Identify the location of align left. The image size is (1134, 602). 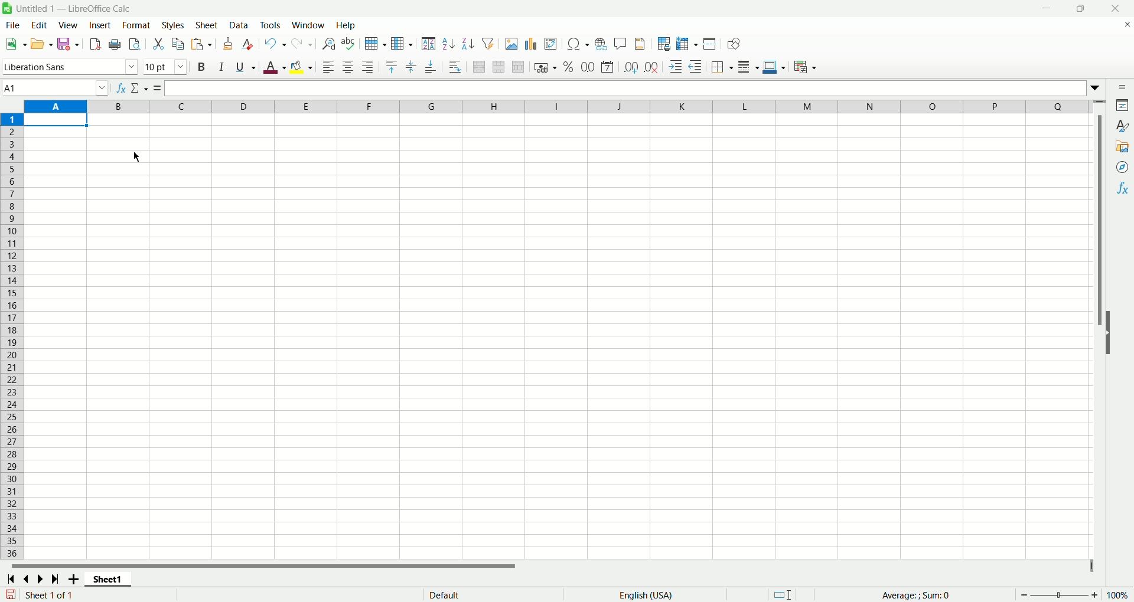
(330, 68).